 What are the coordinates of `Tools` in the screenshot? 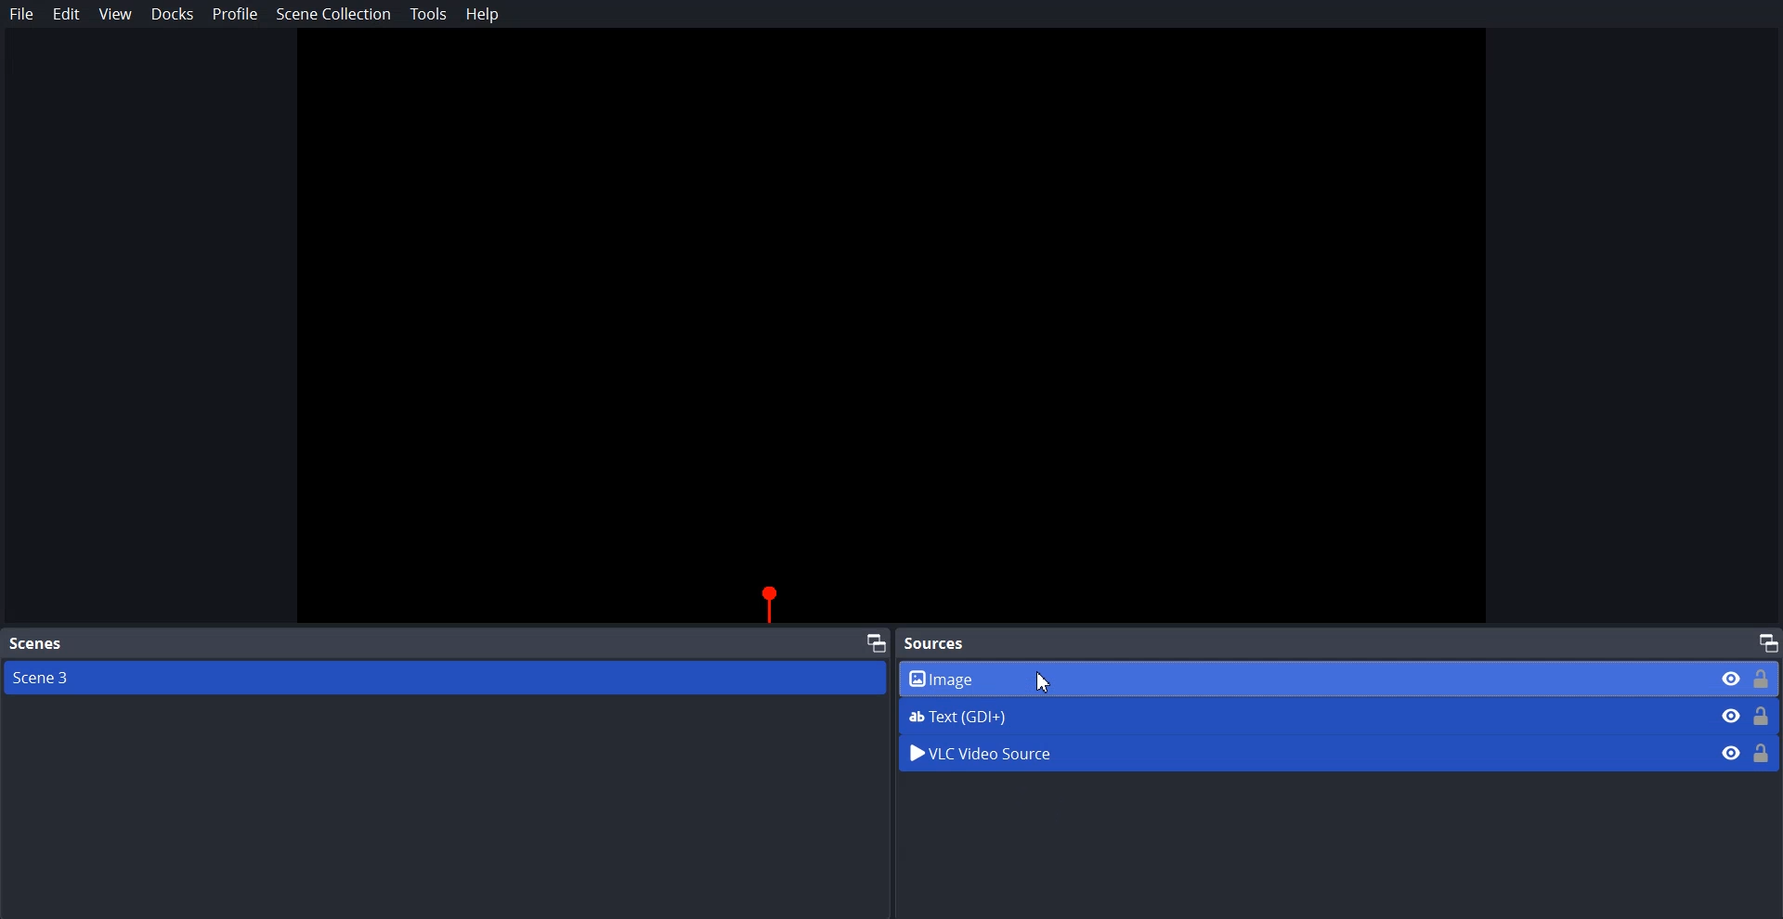 It's located at (429, 14).